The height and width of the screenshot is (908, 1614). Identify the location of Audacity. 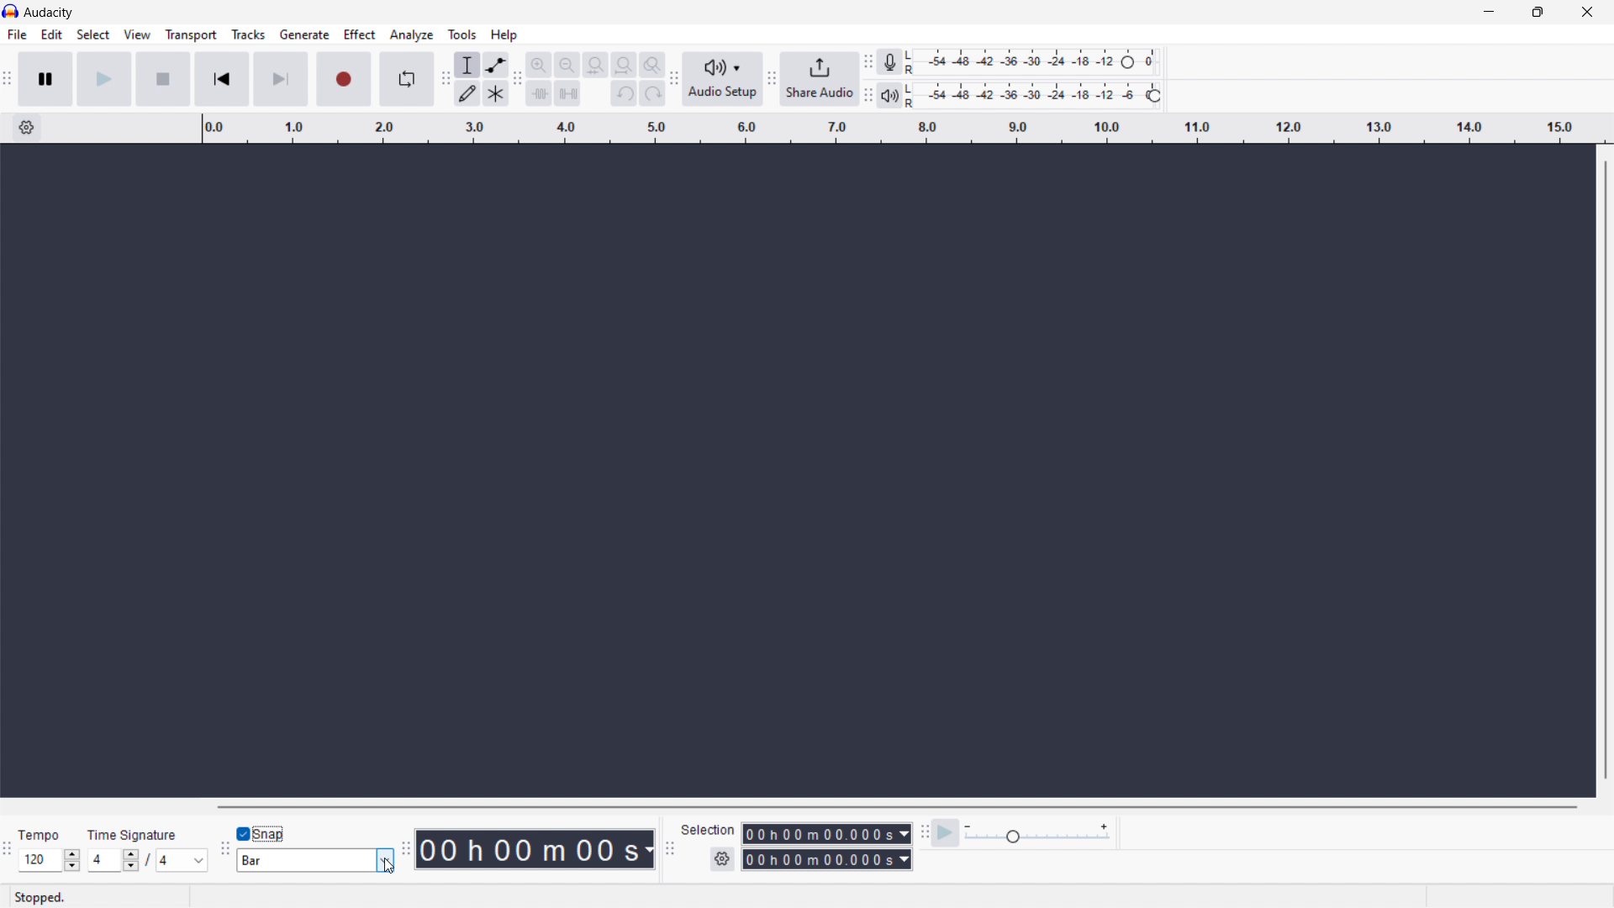
(50, 12).